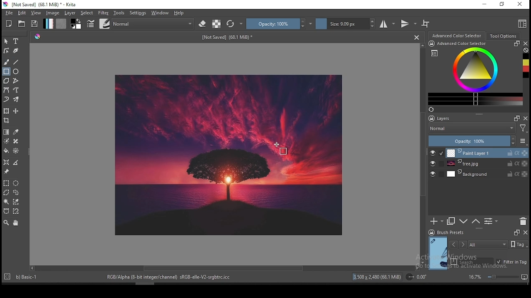 The image size is (531, 298). Describe the element at coordinates (179, 13) in the screenshot. I see `help` at that location.